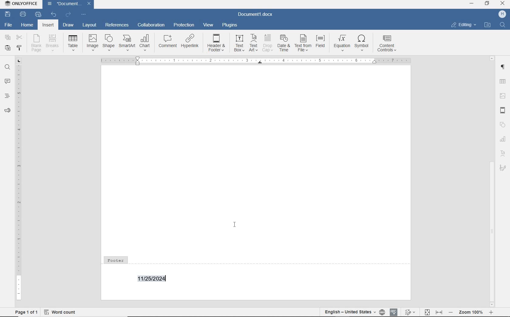 The height and width of the screenshot is (317, 510). What do you see at coordinates (504, 111) in the screenshot?
I see `header & footer` at bounding box center [504, 111].